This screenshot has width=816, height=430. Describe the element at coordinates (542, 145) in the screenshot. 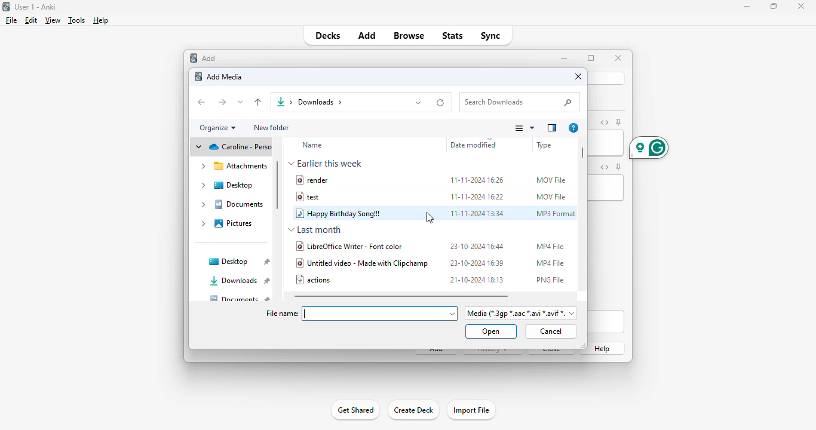

I see `file type` at that location.